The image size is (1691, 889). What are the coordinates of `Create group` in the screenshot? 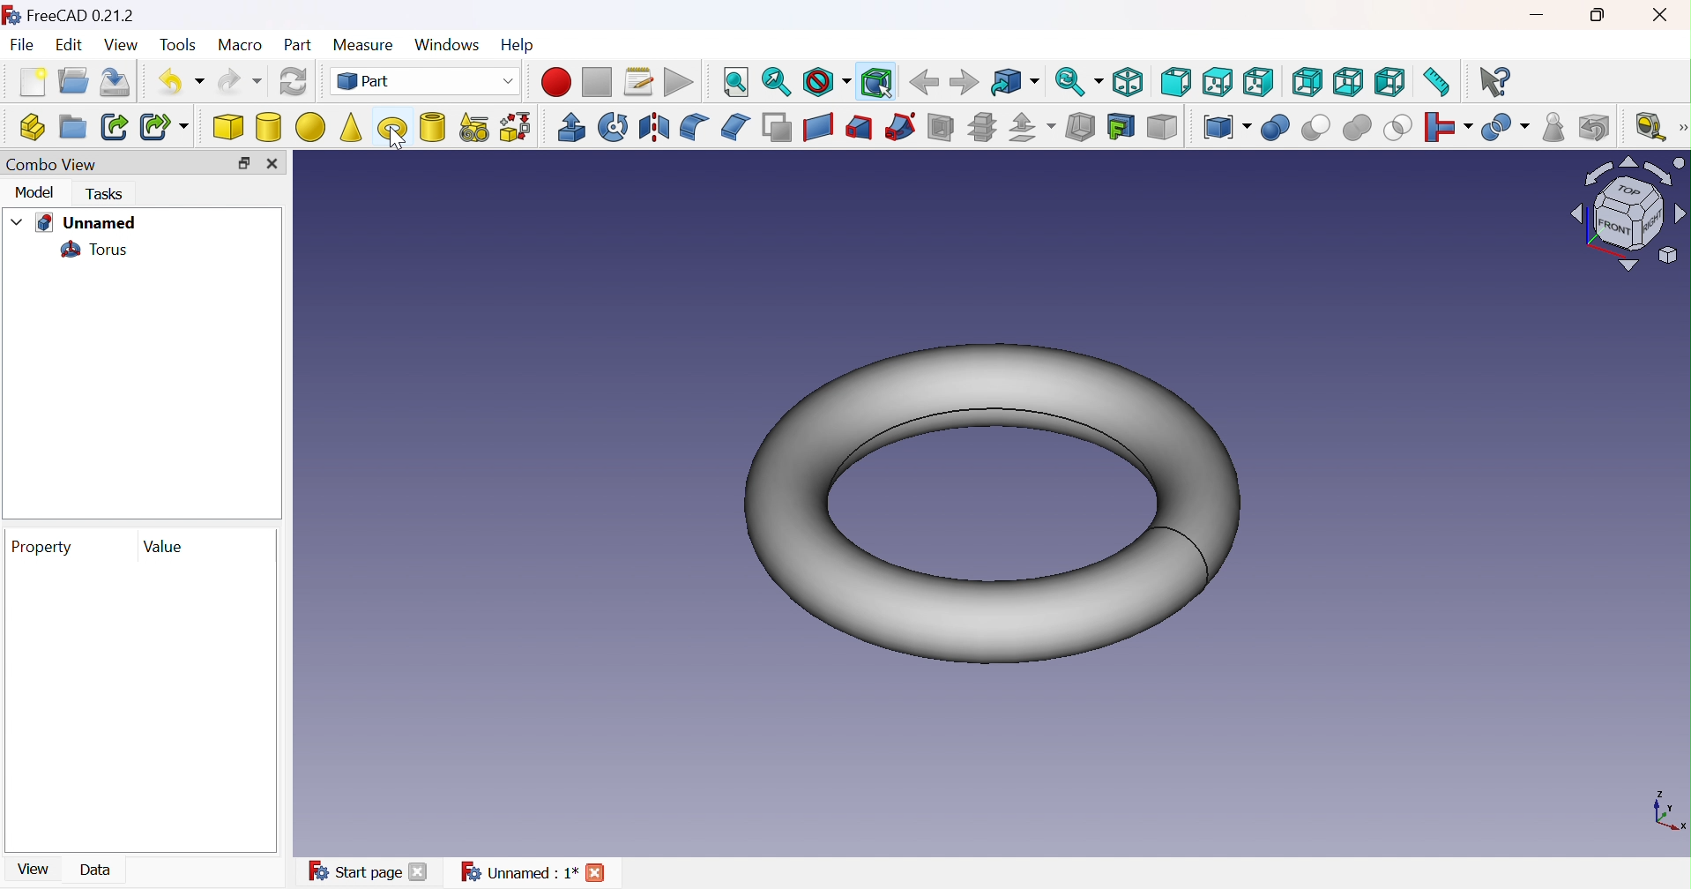 It's located at (72, 128).